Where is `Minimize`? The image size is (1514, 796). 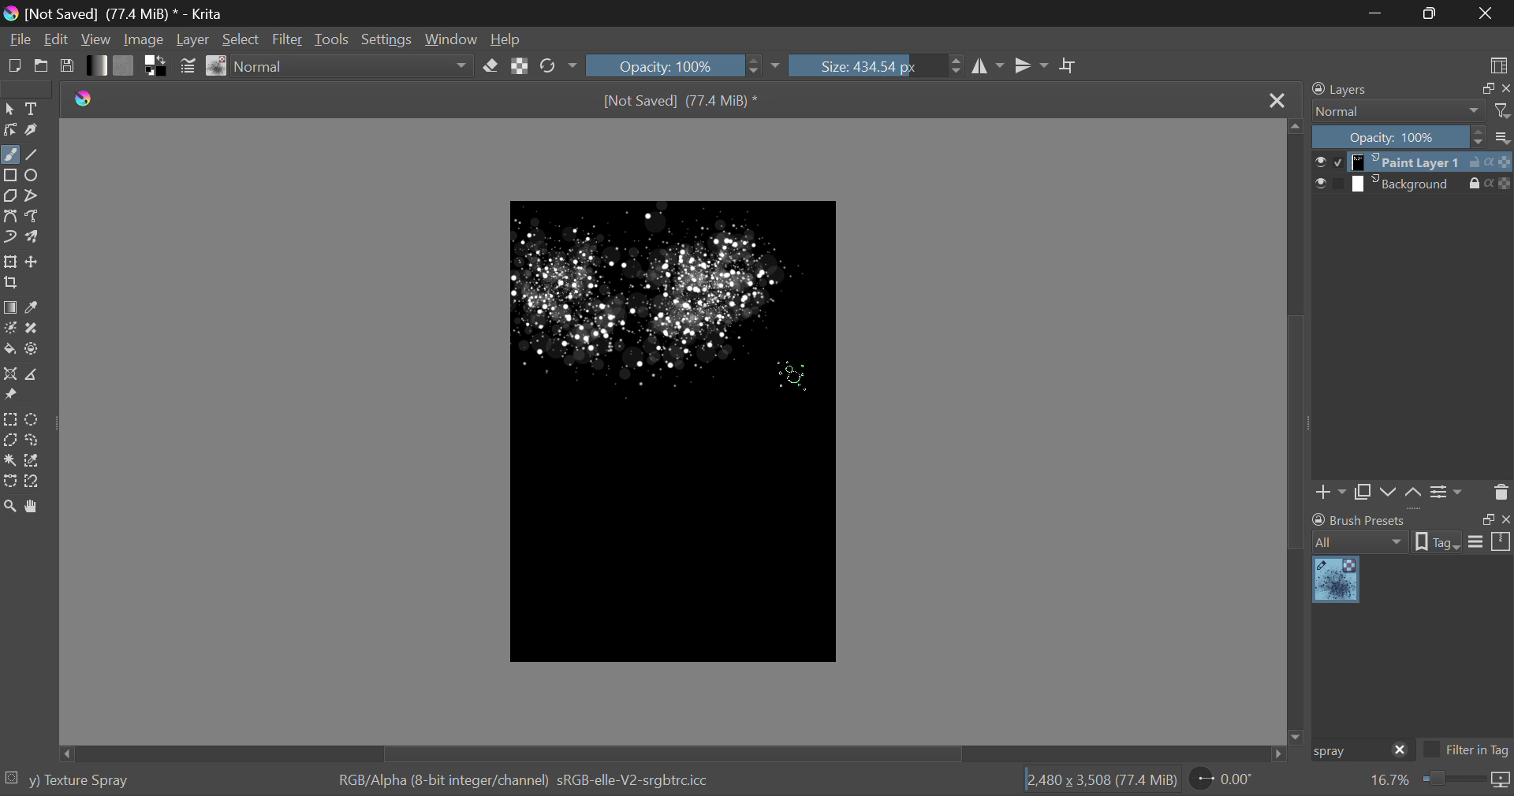
Minimize is located at coordinates (1433, 12).